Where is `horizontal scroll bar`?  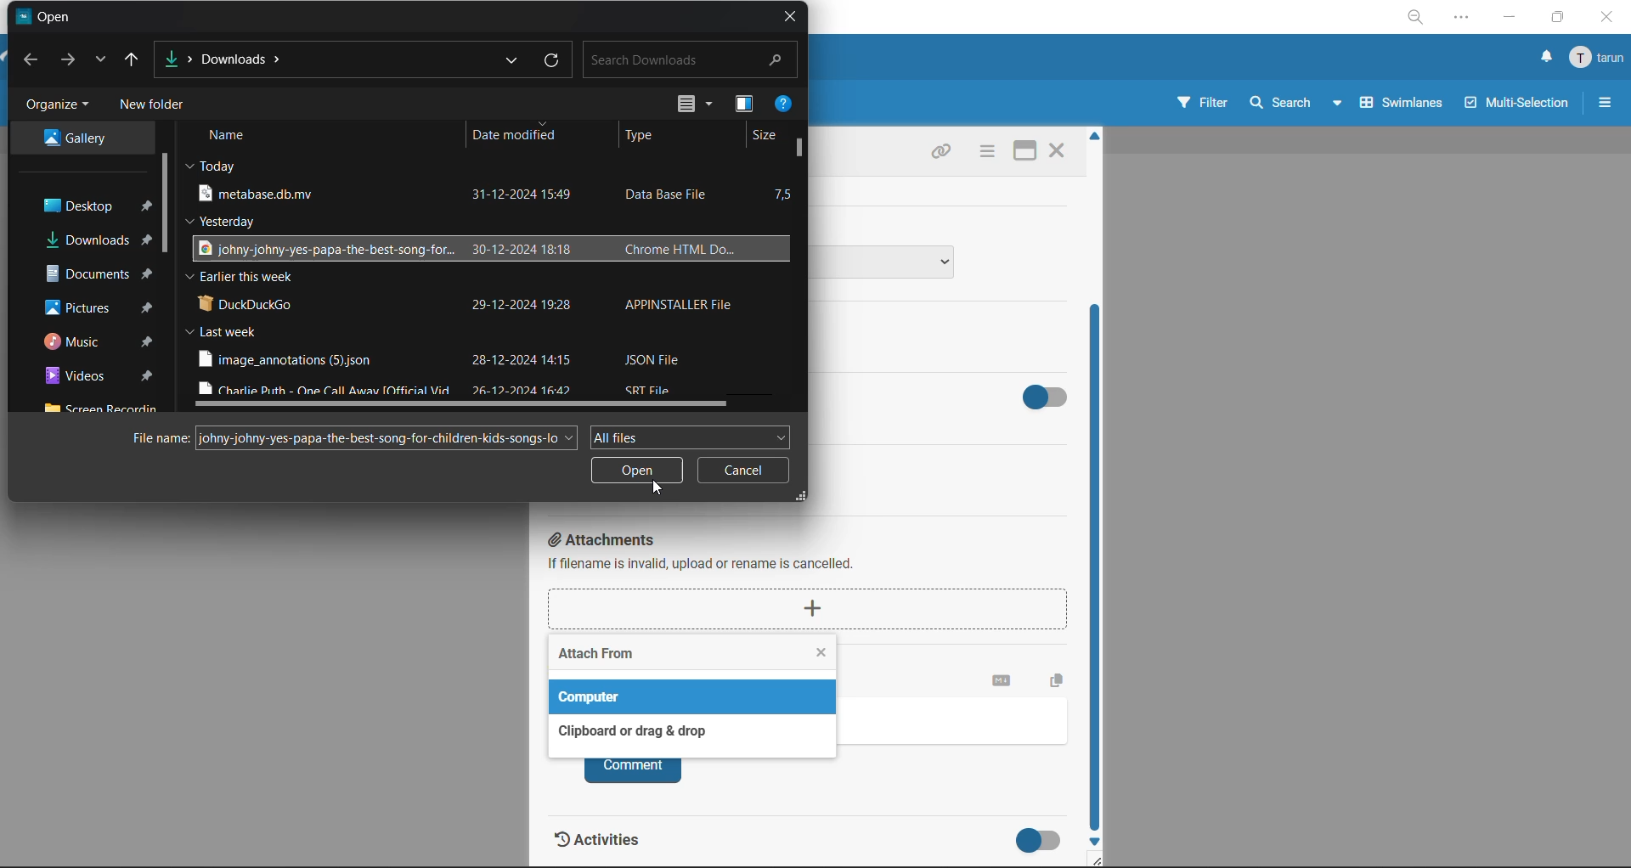 horizontal scroll bar is located at coordinates (473, 403).